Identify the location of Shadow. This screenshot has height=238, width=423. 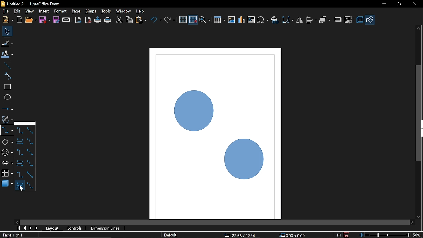
(338, 20).